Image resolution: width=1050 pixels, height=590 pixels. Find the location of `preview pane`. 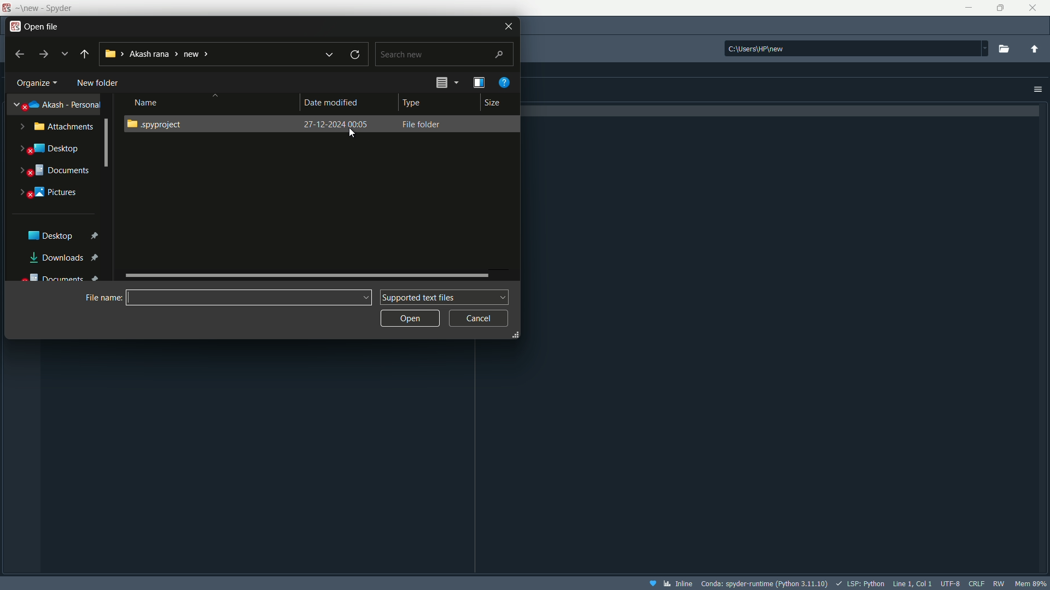

preview pane is located at coordinates (480, 82).